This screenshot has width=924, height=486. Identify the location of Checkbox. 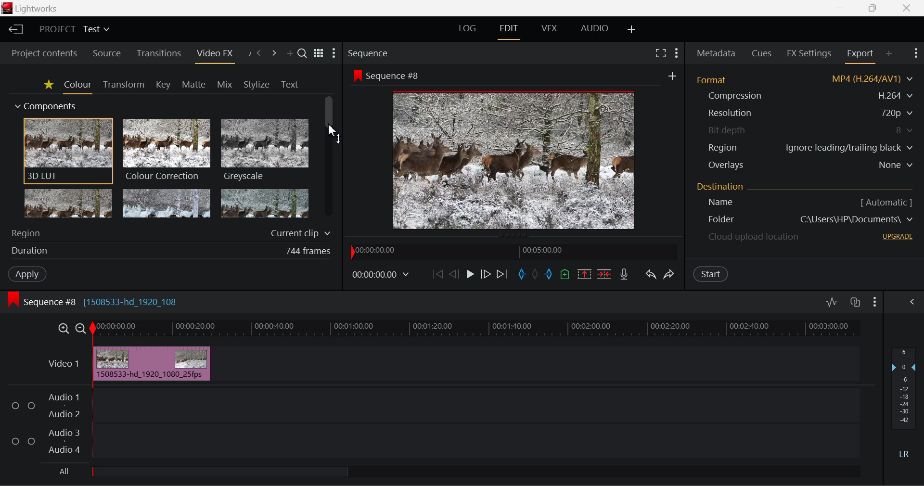
(31, 440).